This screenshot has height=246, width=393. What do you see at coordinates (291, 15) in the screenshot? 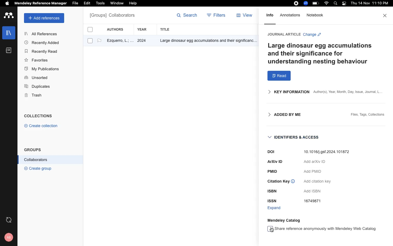
I see `annotations` at bounding box center [291, 15].